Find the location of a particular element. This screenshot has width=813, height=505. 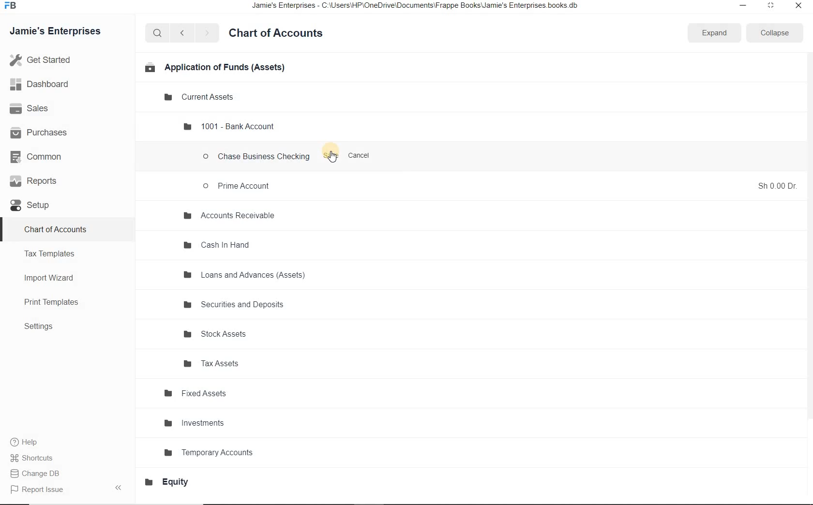

Application of Funds (Assets) is located at coordinates (214, 67).